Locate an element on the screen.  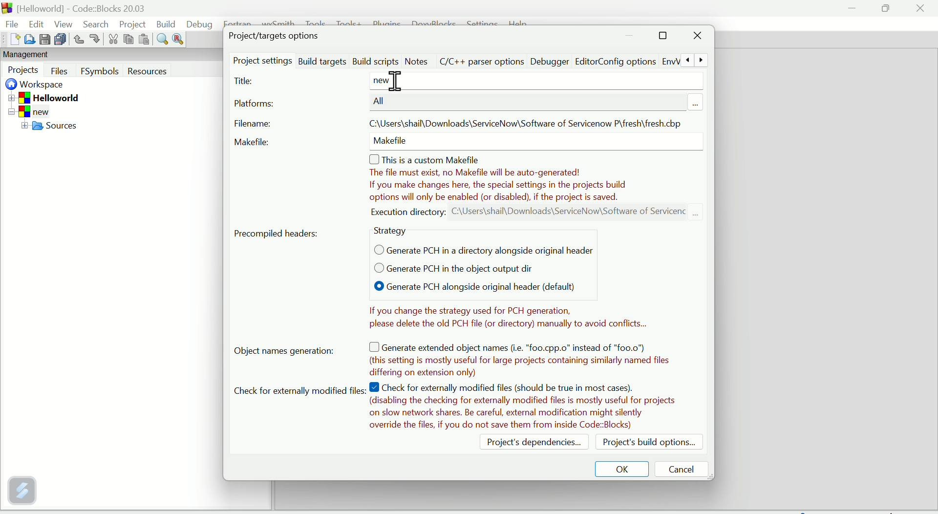
Note is located at coordinates (522, 356).